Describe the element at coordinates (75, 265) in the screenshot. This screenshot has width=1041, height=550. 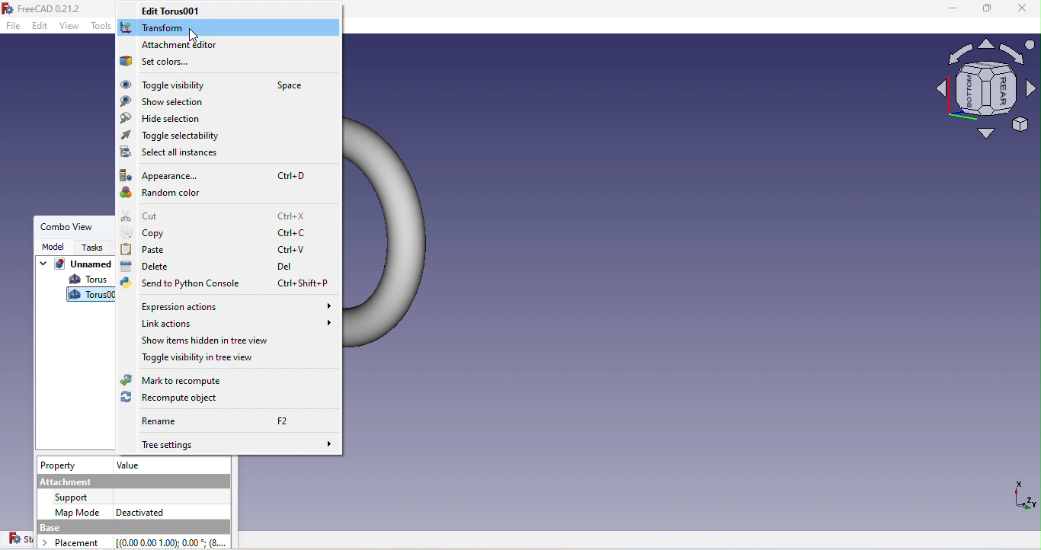
I see `Unnamed` at that location.